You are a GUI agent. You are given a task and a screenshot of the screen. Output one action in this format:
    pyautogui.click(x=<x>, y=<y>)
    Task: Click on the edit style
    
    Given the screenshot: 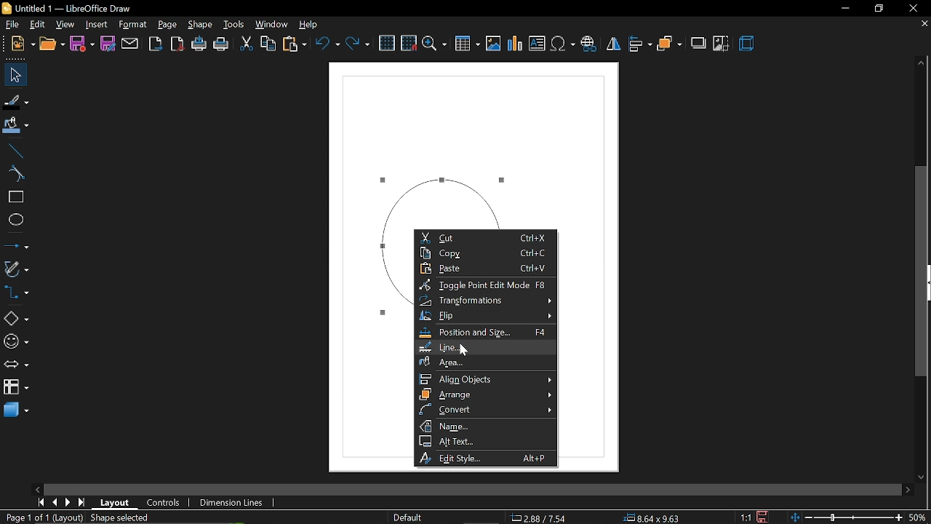 What is the action you would take?
    pyautogui.click(x=487, y=459)
    